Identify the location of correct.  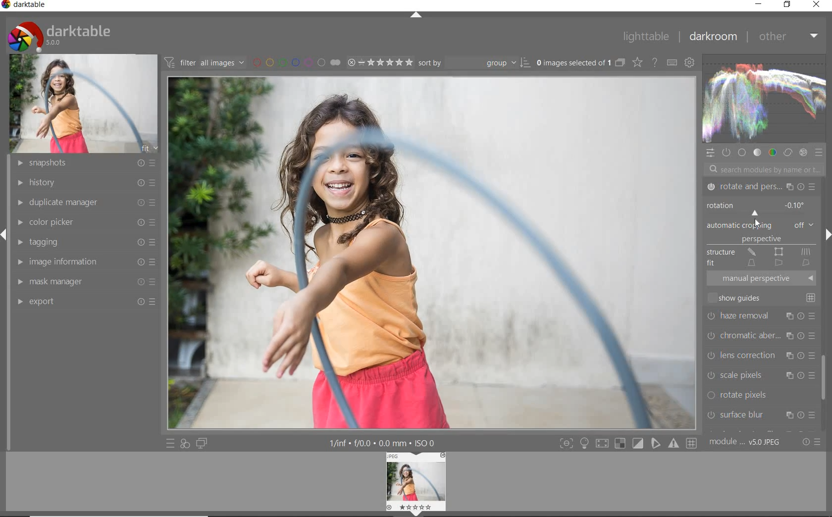
(788, 154).